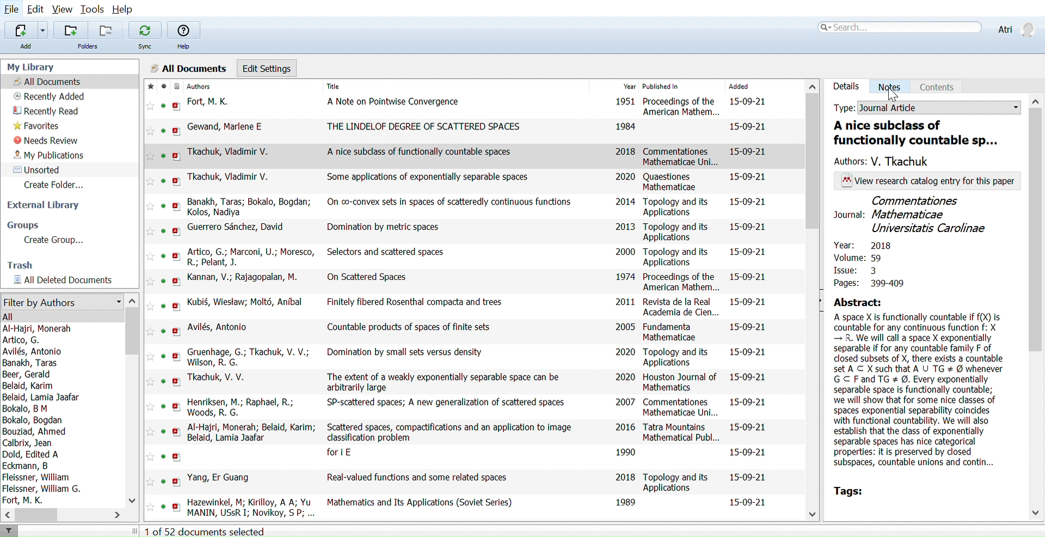 The width and height of the screenshot is (1045, 537). Describe the element at coordinates (930, 214) in the screenshot. I see `Commentationes Mathematicae Universitatis Carolinae` at that location.